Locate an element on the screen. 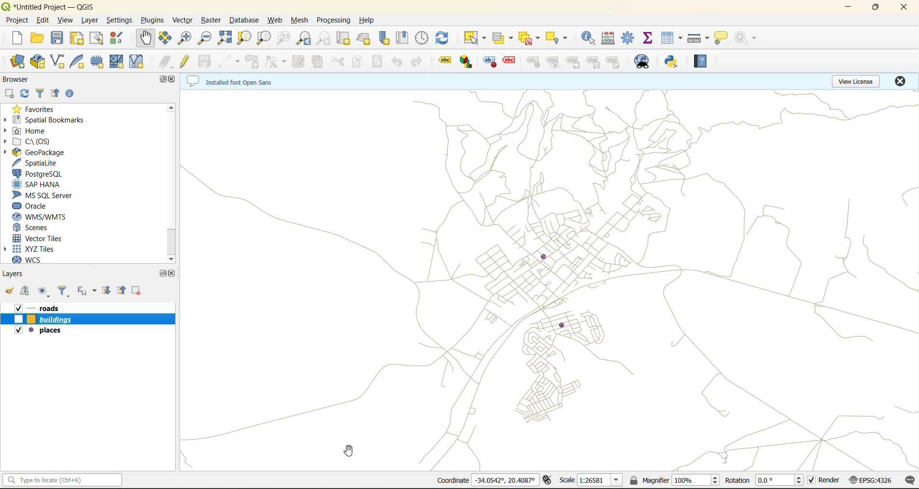 The width and height of the screenshot is (919, 489). xyz tiles is located at coordinates (31, 248).